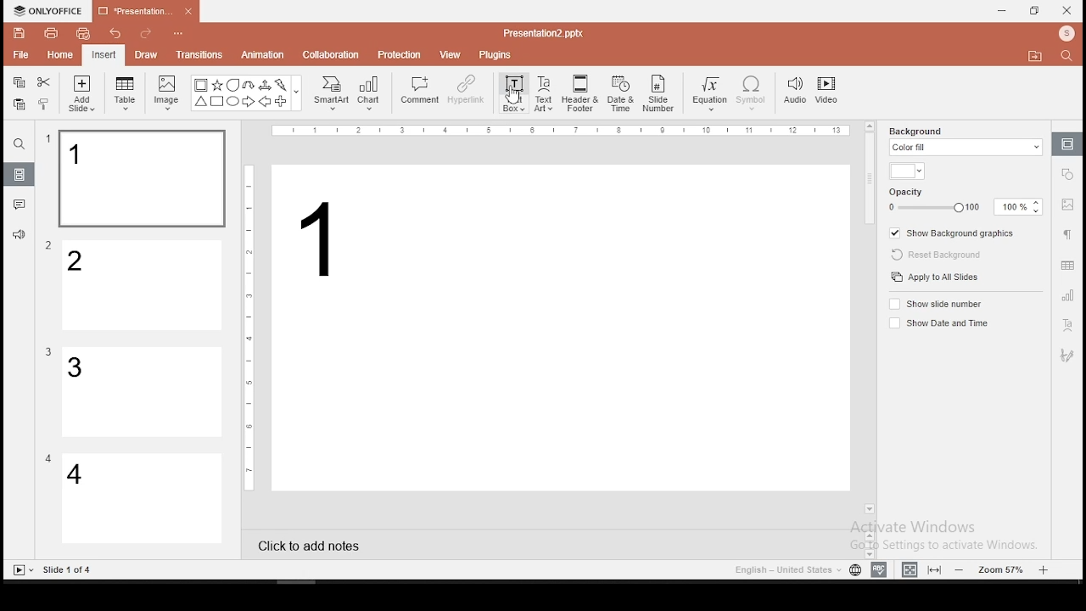 The width and height of the screenshot is (1086, 611). What do you see at coordinates (20, 56) in the screenshot?
I see `file` at bounding box center [20, 56].